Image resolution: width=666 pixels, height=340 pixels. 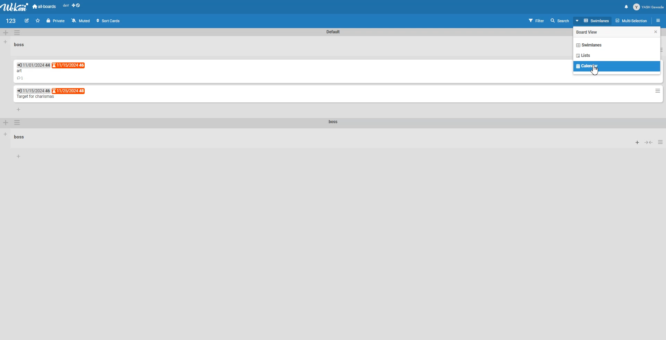 I want to click on Swimlane Action, so click(x=18, y=123).